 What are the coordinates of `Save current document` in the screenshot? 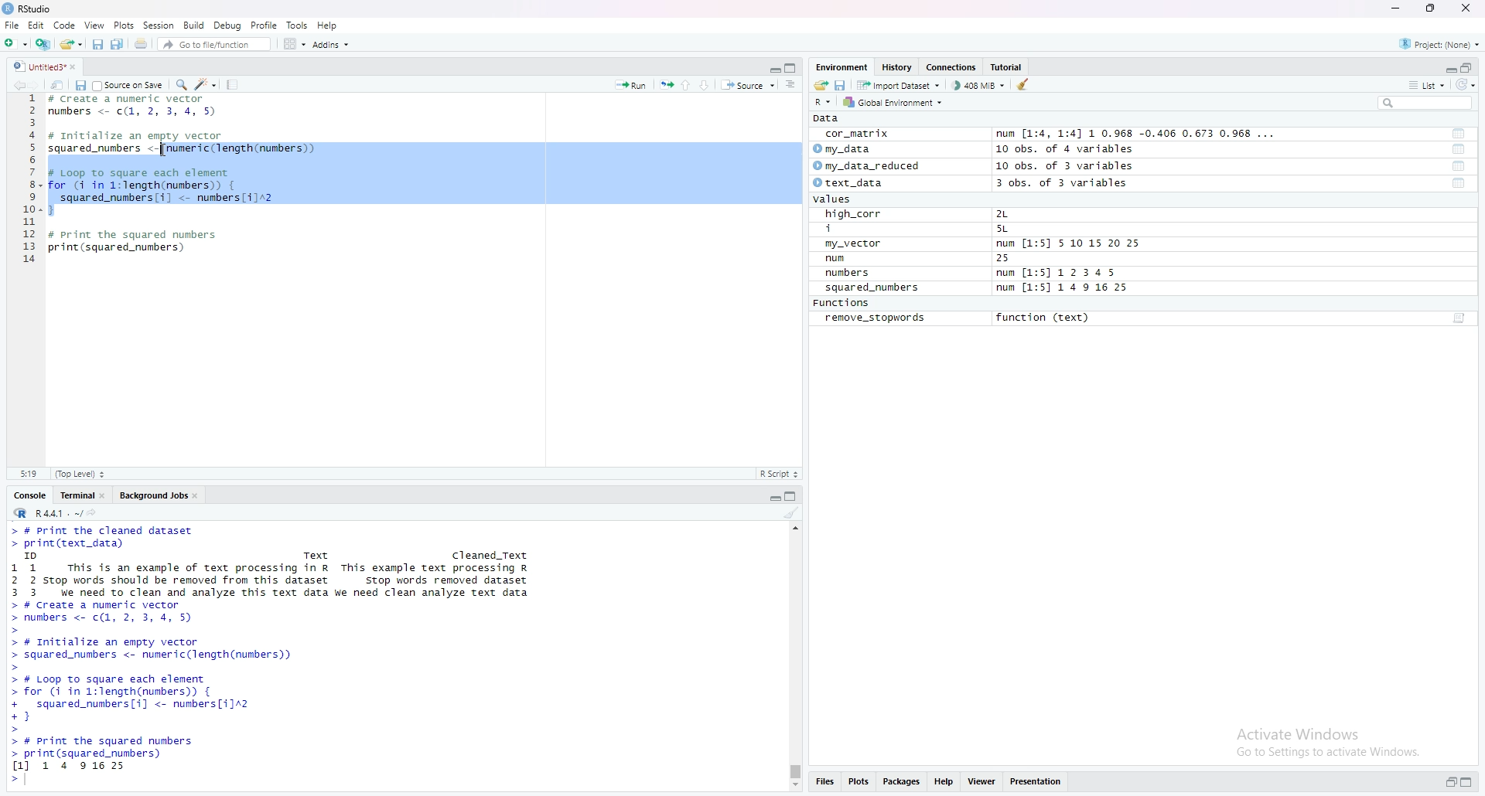 It's located at (97, 43).